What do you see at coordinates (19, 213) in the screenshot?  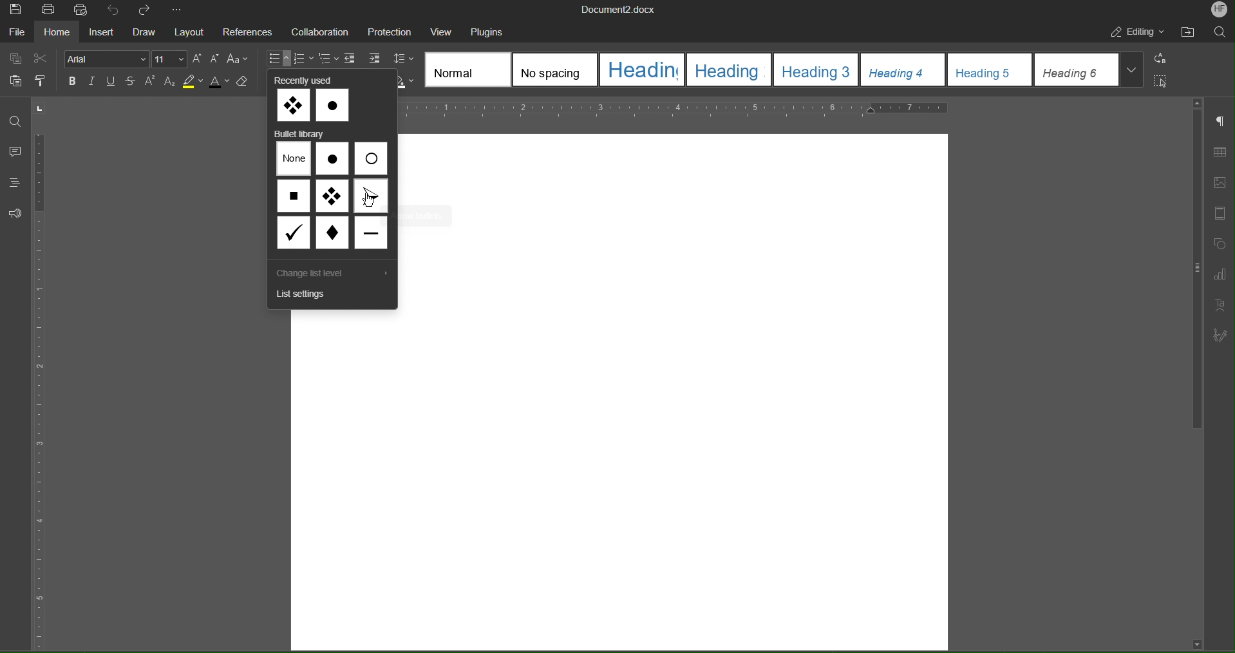 I see `Feedback and Support` at bounding box center [19, 213].